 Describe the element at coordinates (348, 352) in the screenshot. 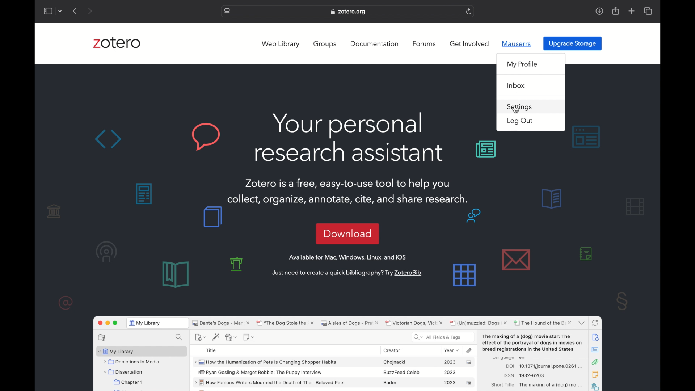

I see `zotero software preview` at that location.